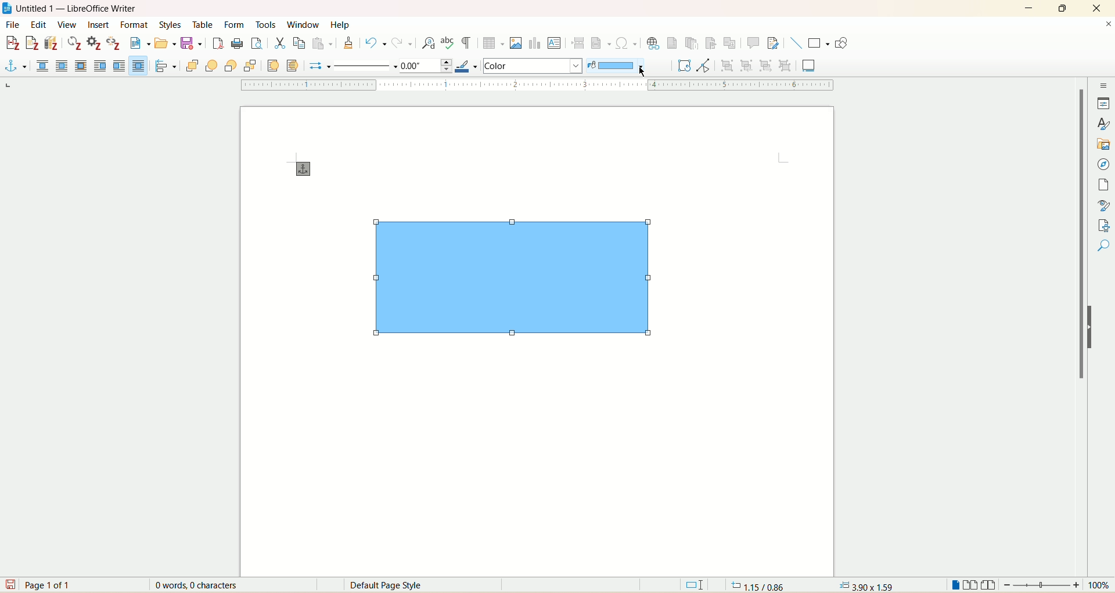 This screenshot has width=1115, height=593. What do you see at coordinates (795, 43) in the screenshot?
I see `insert line` at bounding box center [795, 43].